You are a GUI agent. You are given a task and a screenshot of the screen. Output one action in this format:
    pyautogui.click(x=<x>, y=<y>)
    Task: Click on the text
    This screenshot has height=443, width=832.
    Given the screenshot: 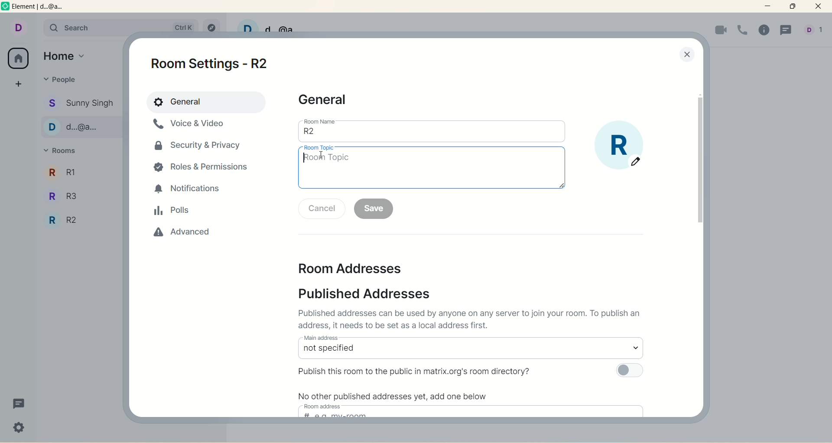 What is the action you would take?
    pyautogui.click(x=473, y=320)
    